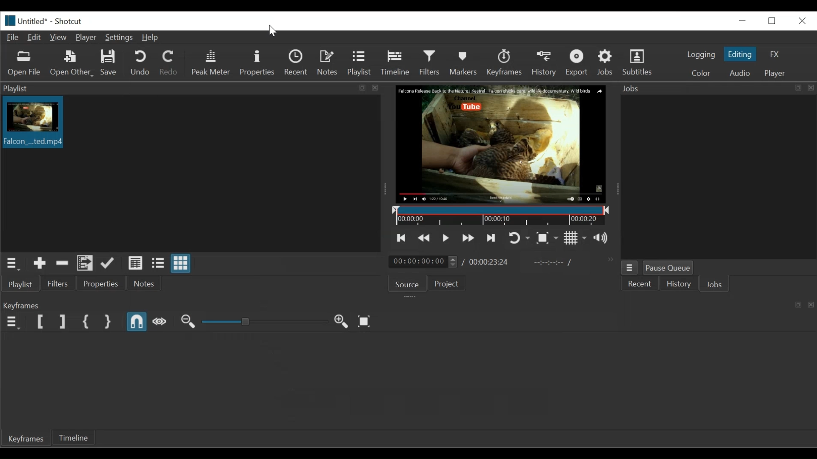  I want to click on Jobs, so click(715, 286).